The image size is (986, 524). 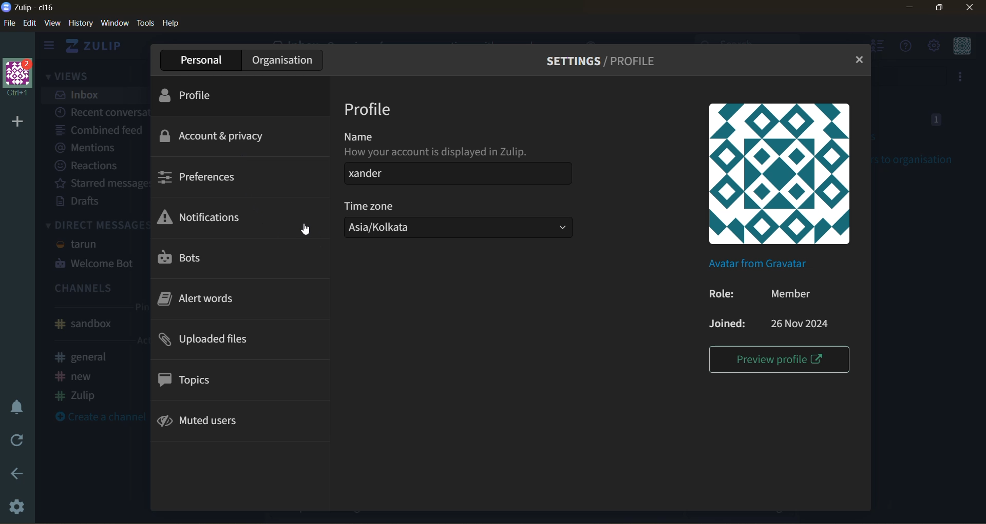 I want to click on close, so click(x=858, y=59).